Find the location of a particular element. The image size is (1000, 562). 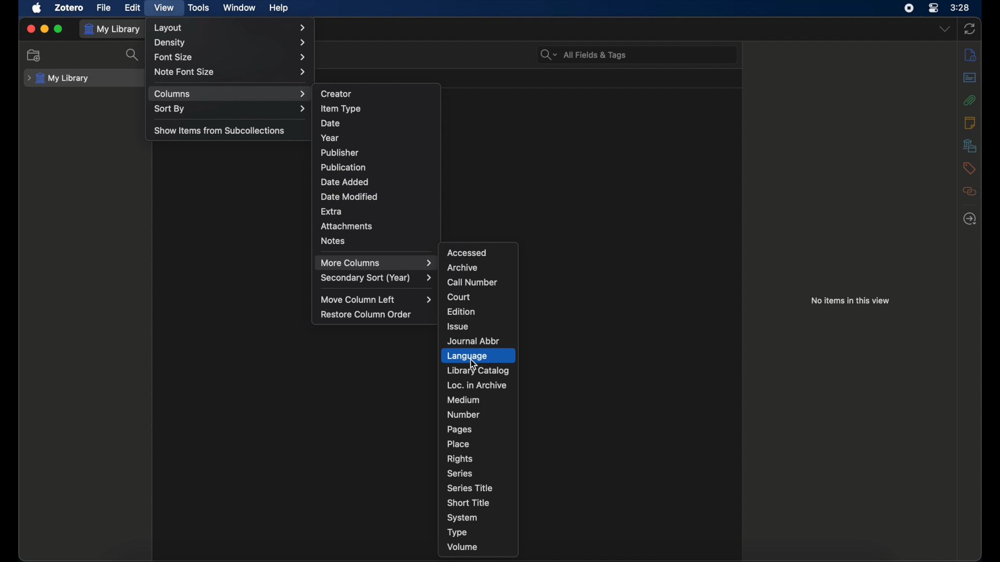

secondary sort is located at coordinates (376, 278).